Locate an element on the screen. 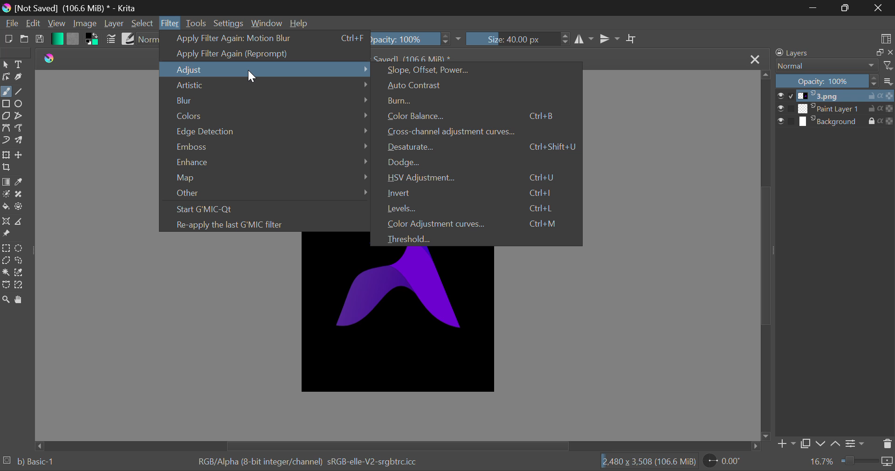 This screenshot has width=895, height=471. Ellipses is located at coordinates (21, 104).